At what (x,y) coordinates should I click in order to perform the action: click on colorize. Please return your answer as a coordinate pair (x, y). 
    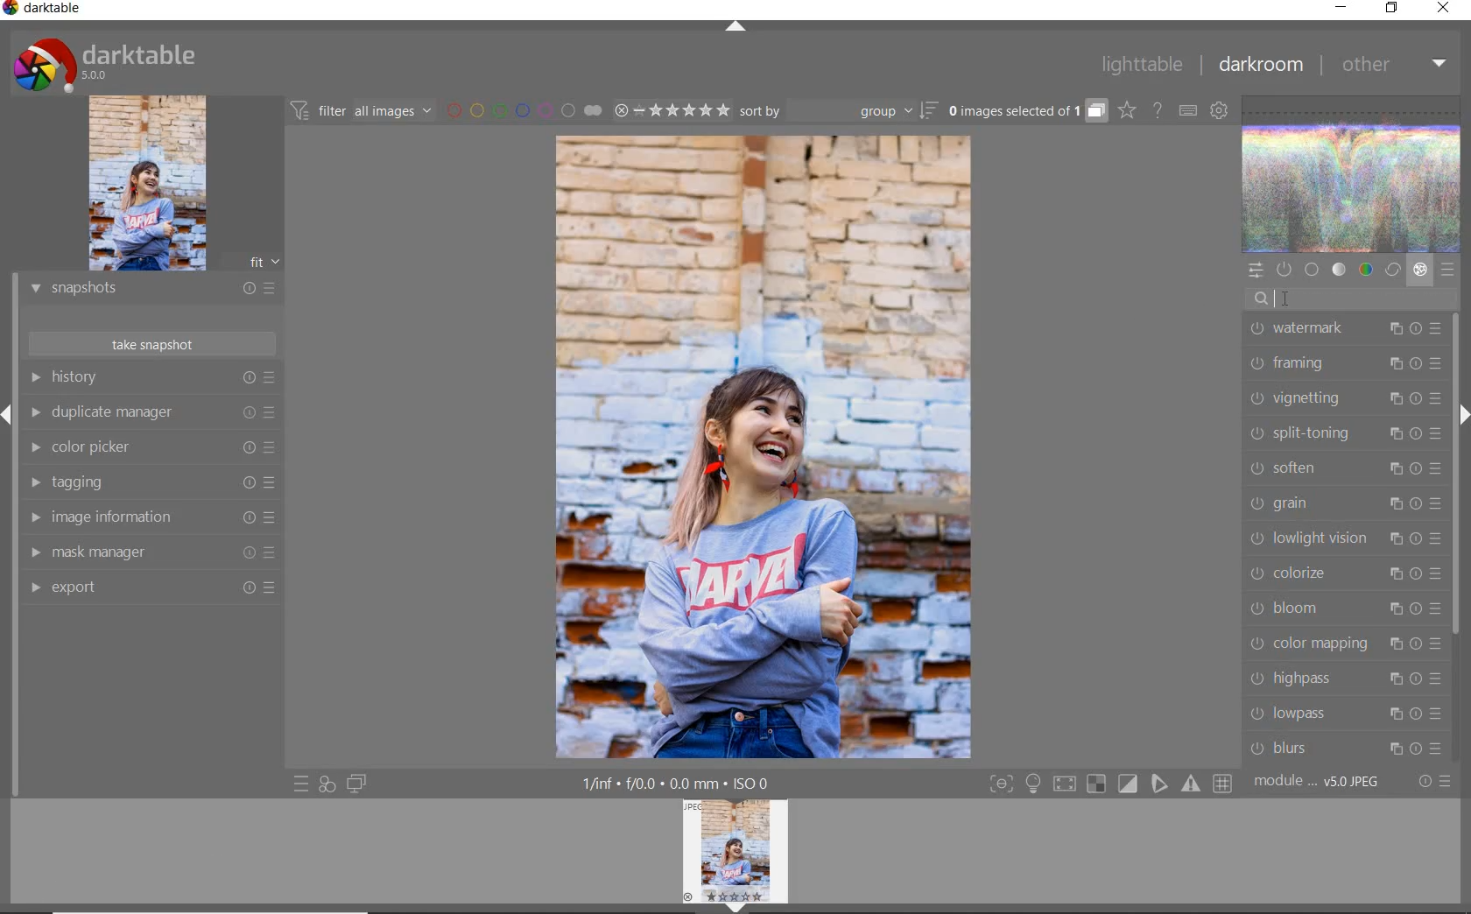
    Looking at the image, I should click on (1346, 573).